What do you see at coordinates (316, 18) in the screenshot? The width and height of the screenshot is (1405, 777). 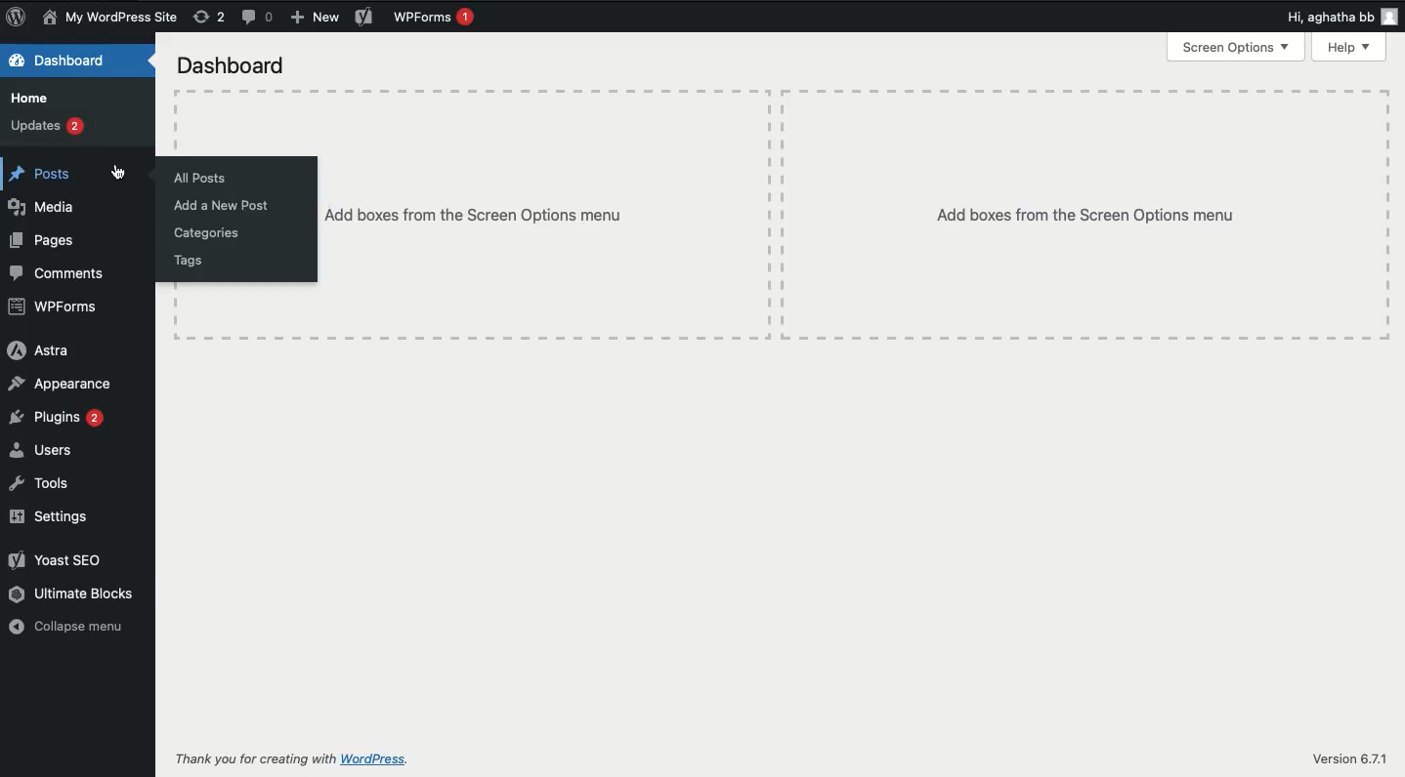 I see `New` at bounding box center [316, 18].